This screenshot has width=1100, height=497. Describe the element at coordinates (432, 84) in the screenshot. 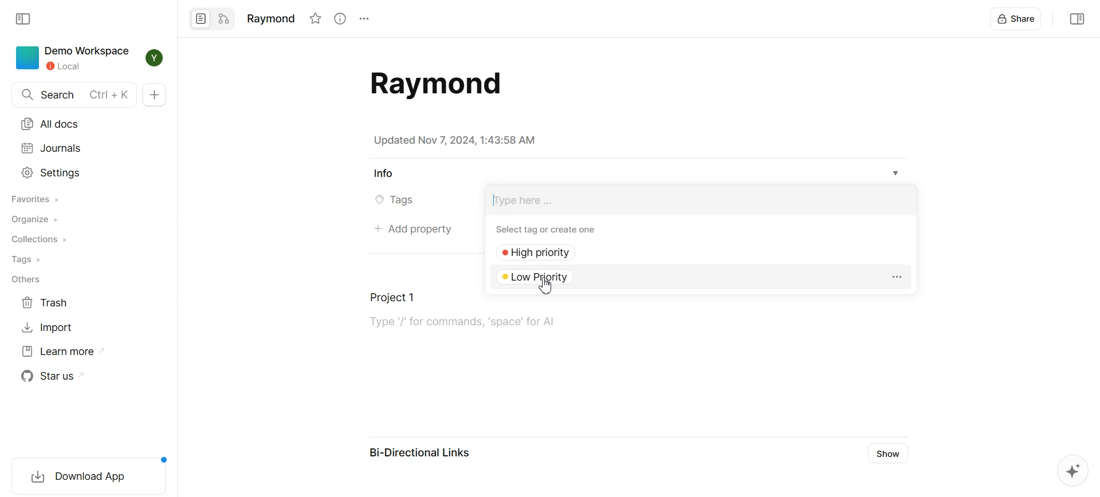

I see `Document template` at that location.